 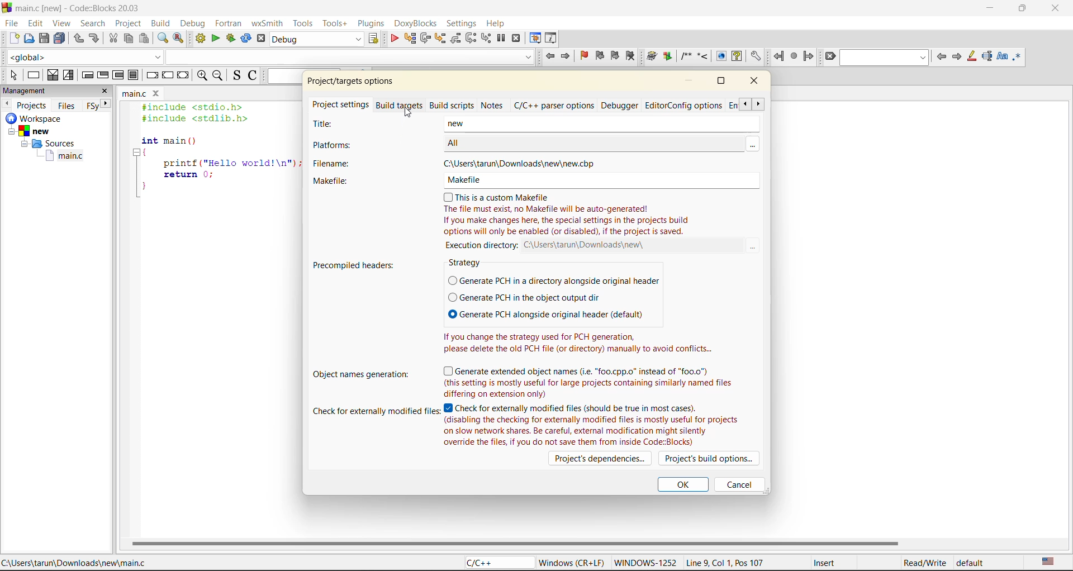 What do you see at coordinates (885, 58) in the screenshot?
I see `text to find` at bounding box center [885, 58].